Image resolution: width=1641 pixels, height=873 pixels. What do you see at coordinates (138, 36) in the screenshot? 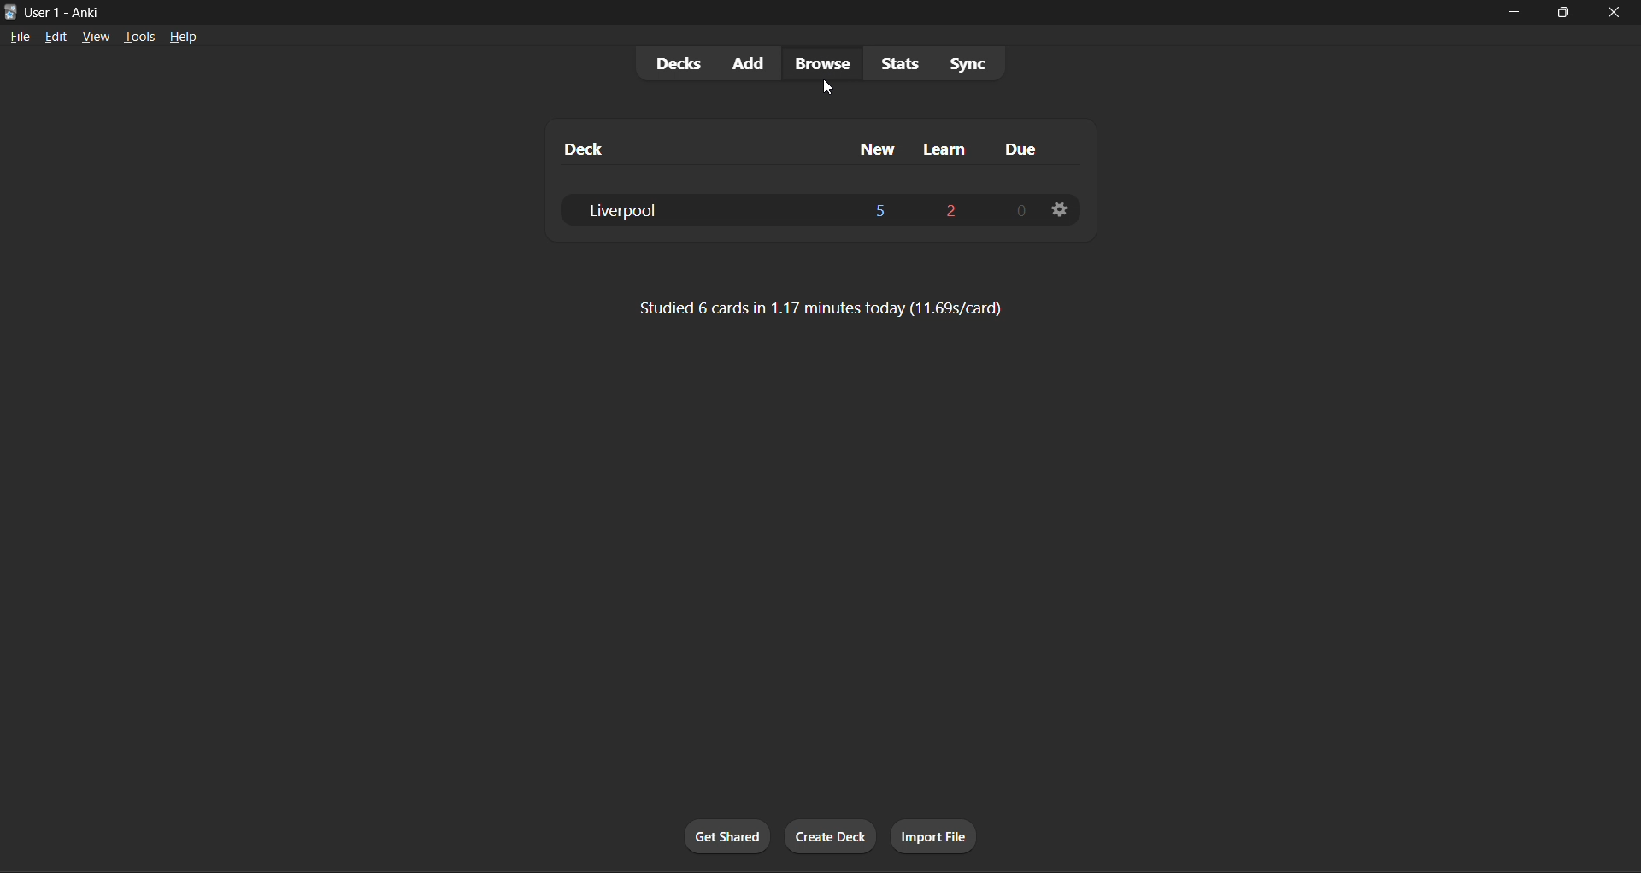
I see `tools` at bounding box center [138, 36].